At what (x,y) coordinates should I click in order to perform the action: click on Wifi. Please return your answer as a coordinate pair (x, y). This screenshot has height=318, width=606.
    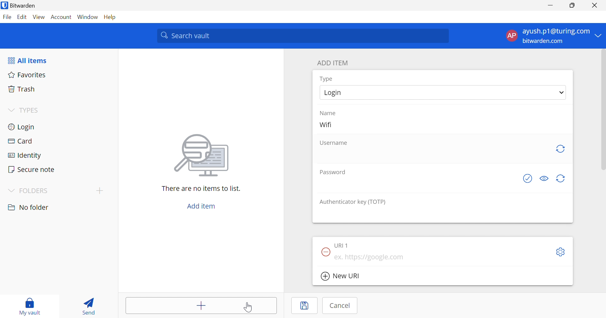
    Looking at the image, I should click on (325, 124).